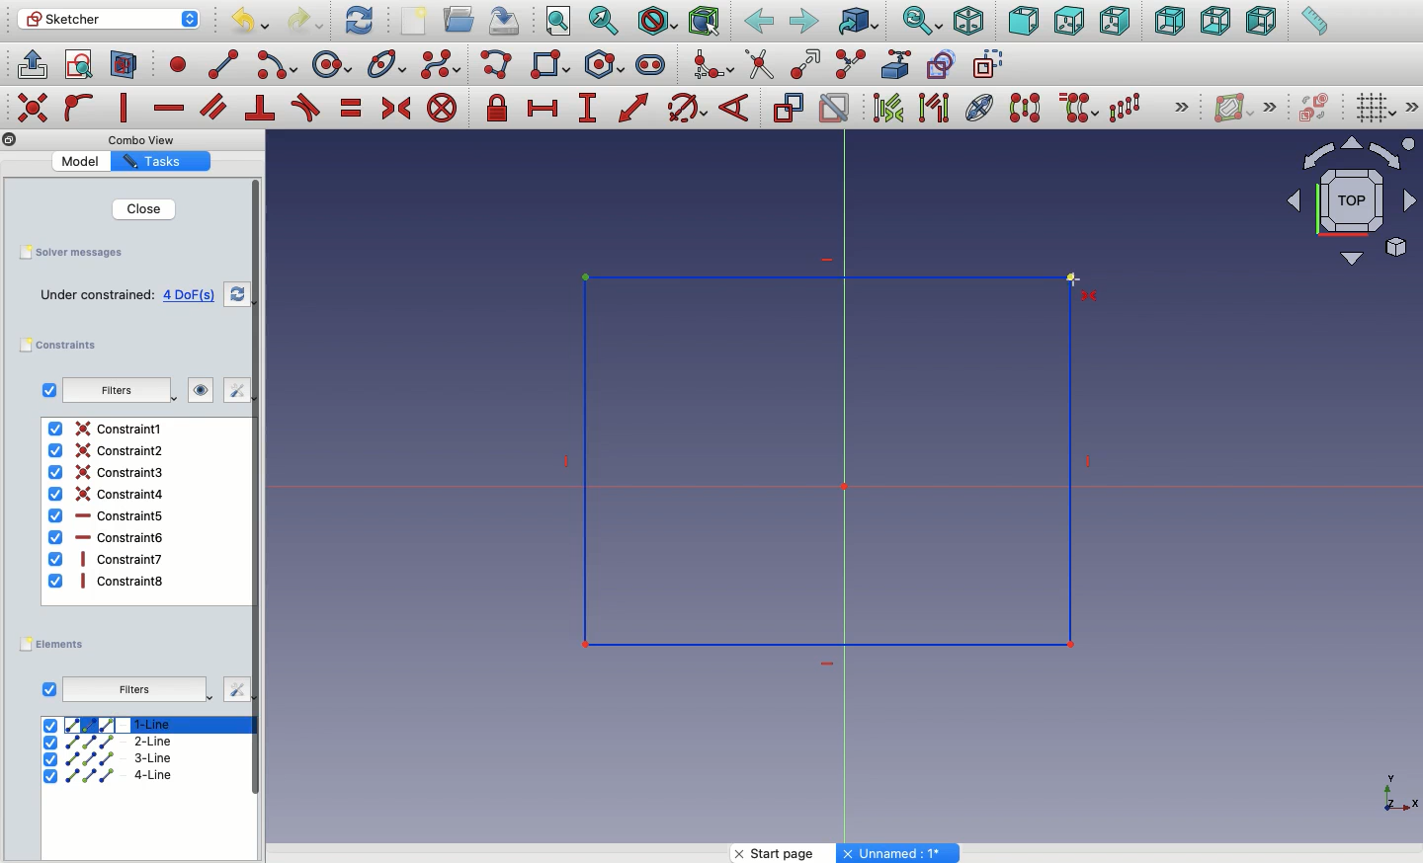 This screenshot has width=1423, height=863. Describe the element at coordinates (228, 390) in the screenshot. I see `edit` at that location.